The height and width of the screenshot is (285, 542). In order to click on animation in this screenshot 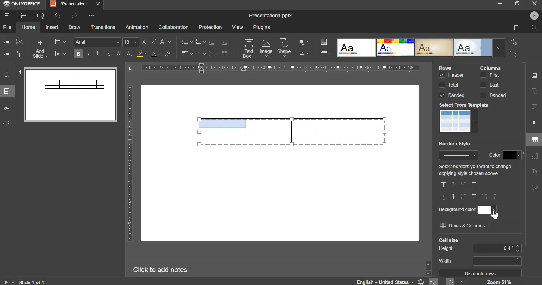, I will do `click(136, 27)`.